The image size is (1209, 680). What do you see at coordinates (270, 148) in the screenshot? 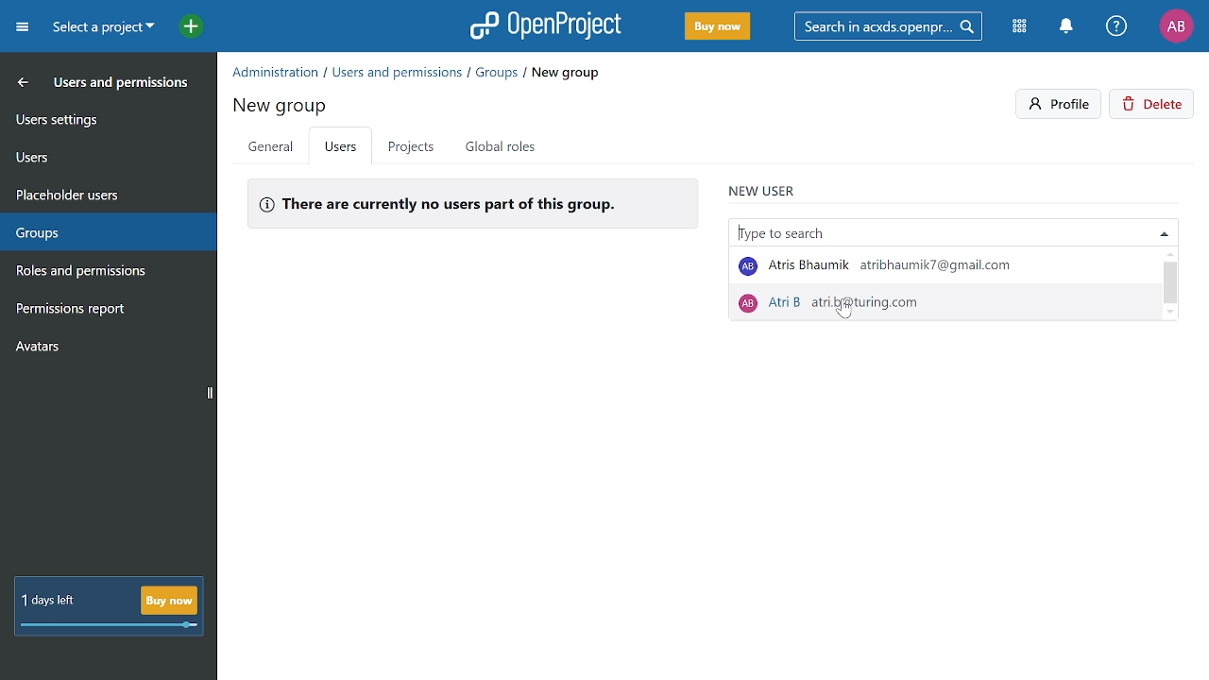
I see `General` at bounding box center [270, 148].